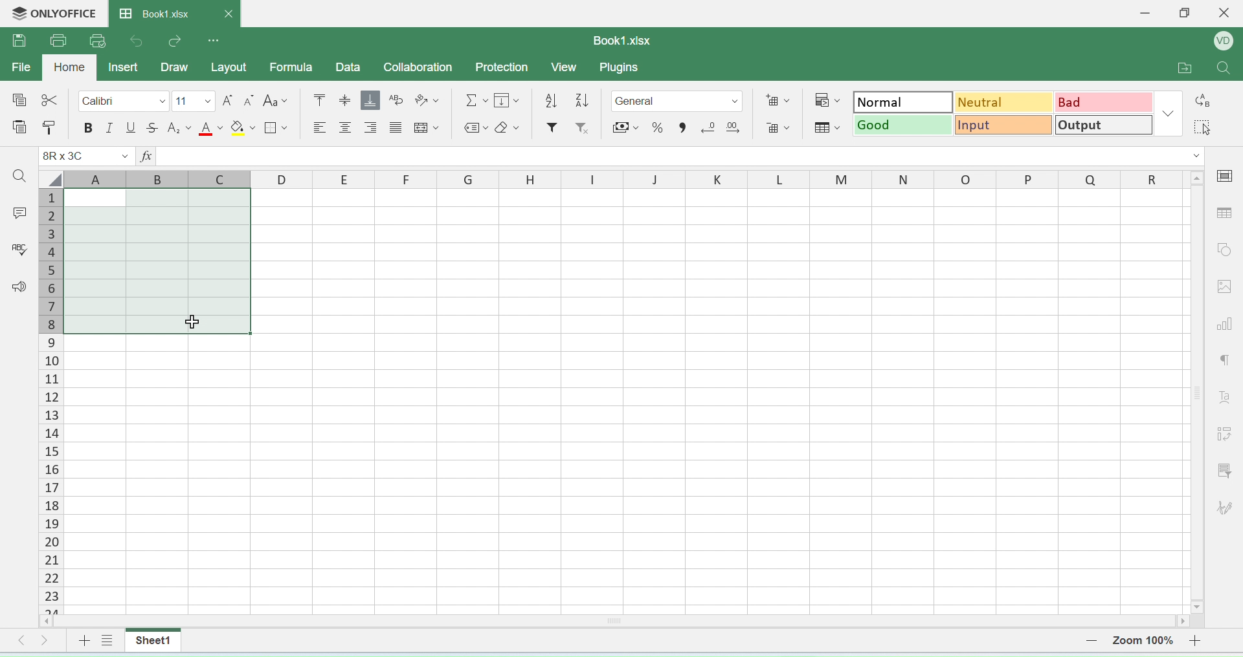  I want to click on special, so click(18, 100).